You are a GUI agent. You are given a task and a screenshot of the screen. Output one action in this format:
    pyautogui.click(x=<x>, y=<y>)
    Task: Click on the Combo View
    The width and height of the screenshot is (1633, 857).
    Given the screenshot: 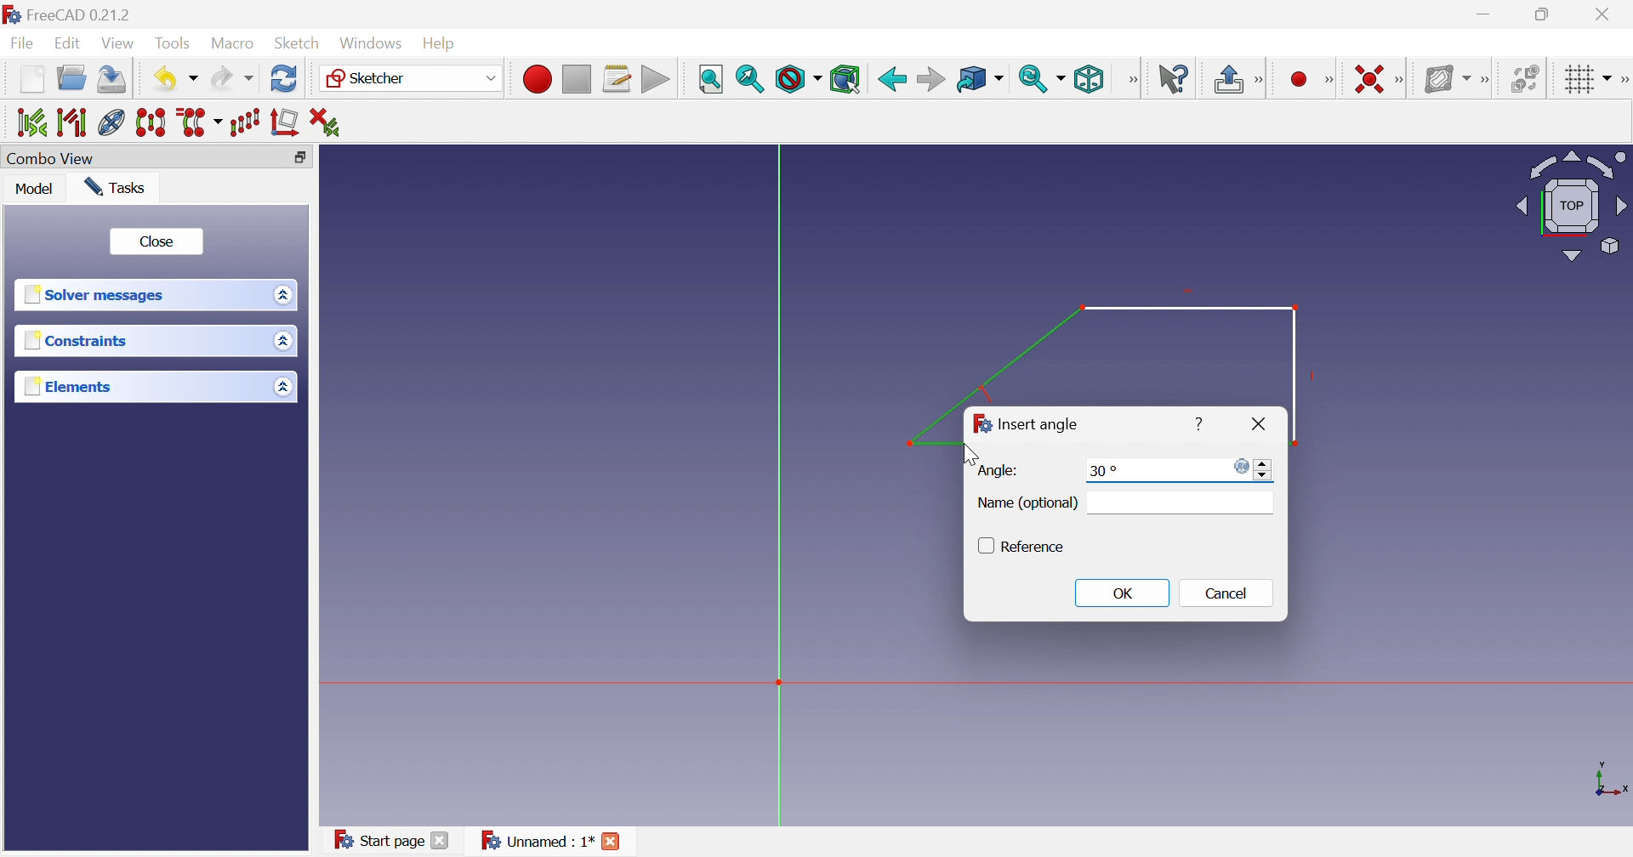 What is the action you would take?
    pyautogui.click(x=54, y=158)
    